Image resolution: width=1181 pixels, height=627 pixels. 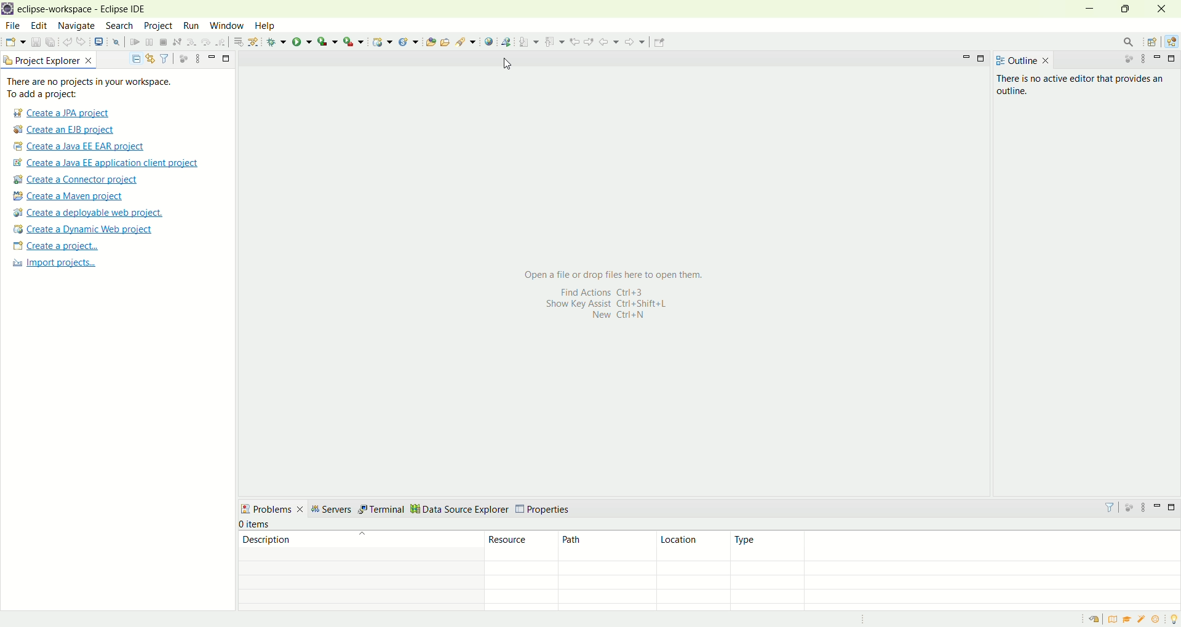 I want to click on logo, so click(x=7, y=10).